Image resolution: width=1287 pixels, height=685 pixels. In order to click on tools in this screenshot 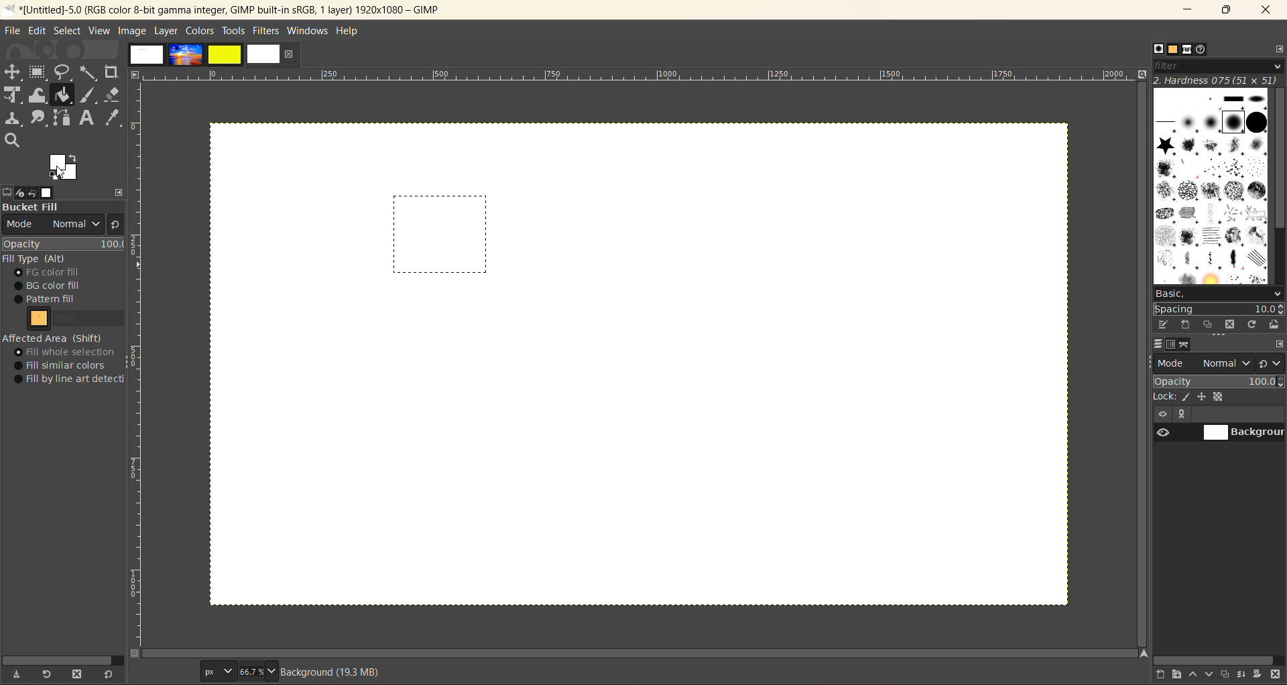, I will do `click(235, 32)`.